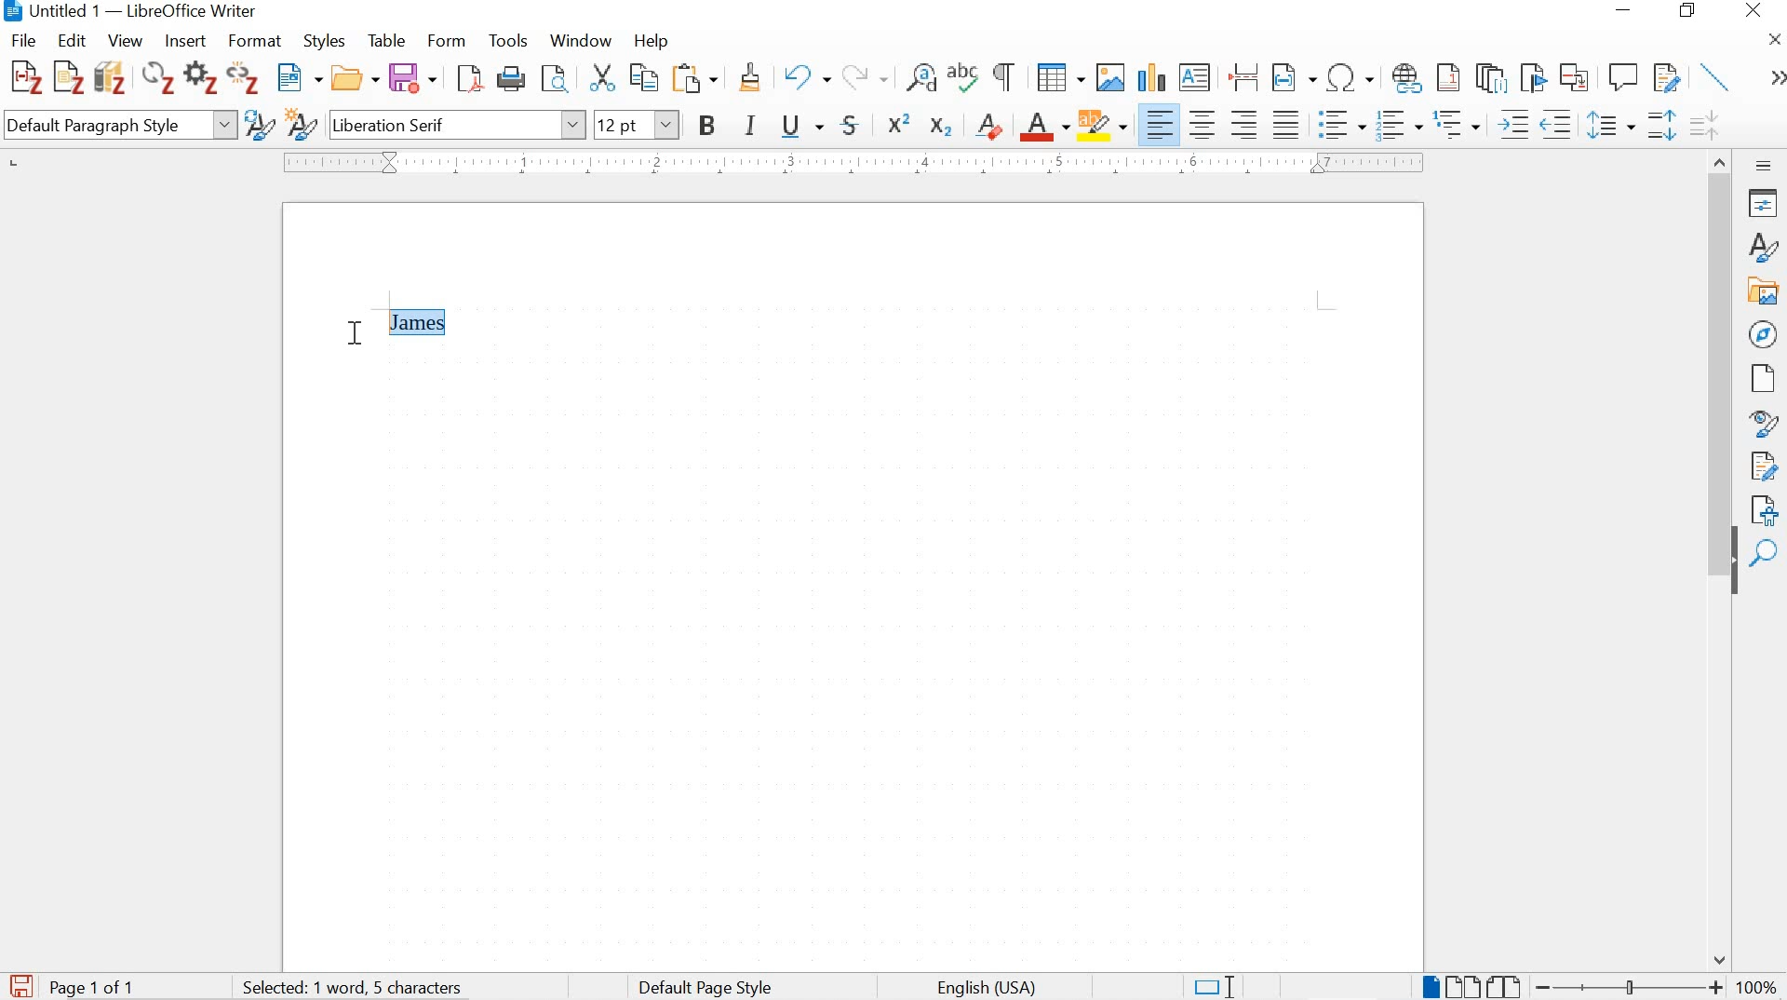  I want to click on insert text box, so click(1195, 78).